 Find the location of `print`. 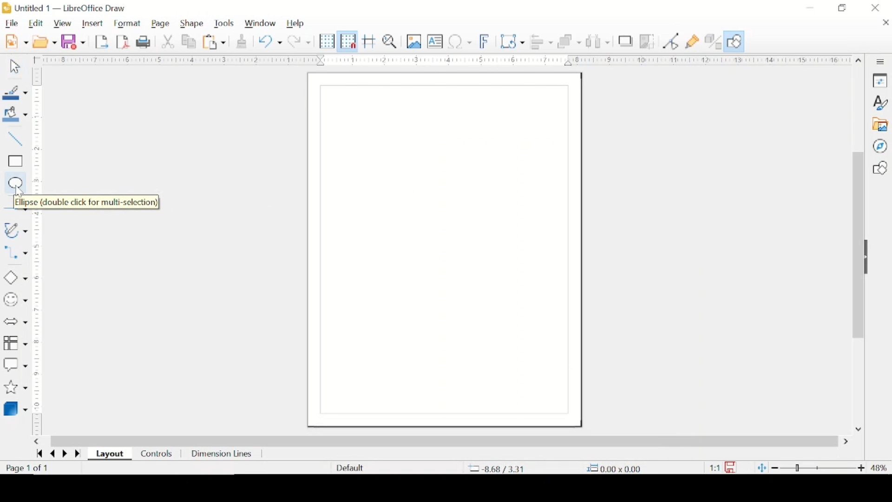

print is located at coordinates (144, 42).